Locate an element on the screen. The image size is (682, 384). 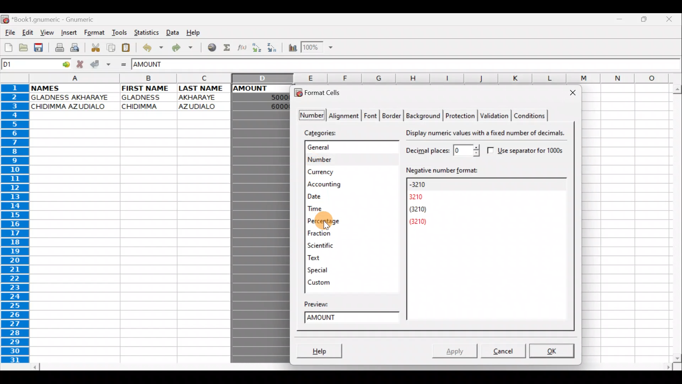
Gnumeric logo is located at coordinates (5, 19).